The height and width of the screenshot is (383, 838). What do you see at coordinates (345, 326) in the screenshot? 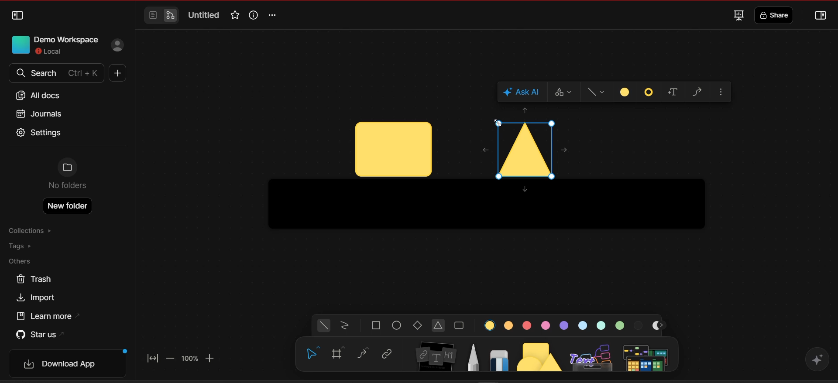
I see `scribbled` at bounding box center [345, 326].